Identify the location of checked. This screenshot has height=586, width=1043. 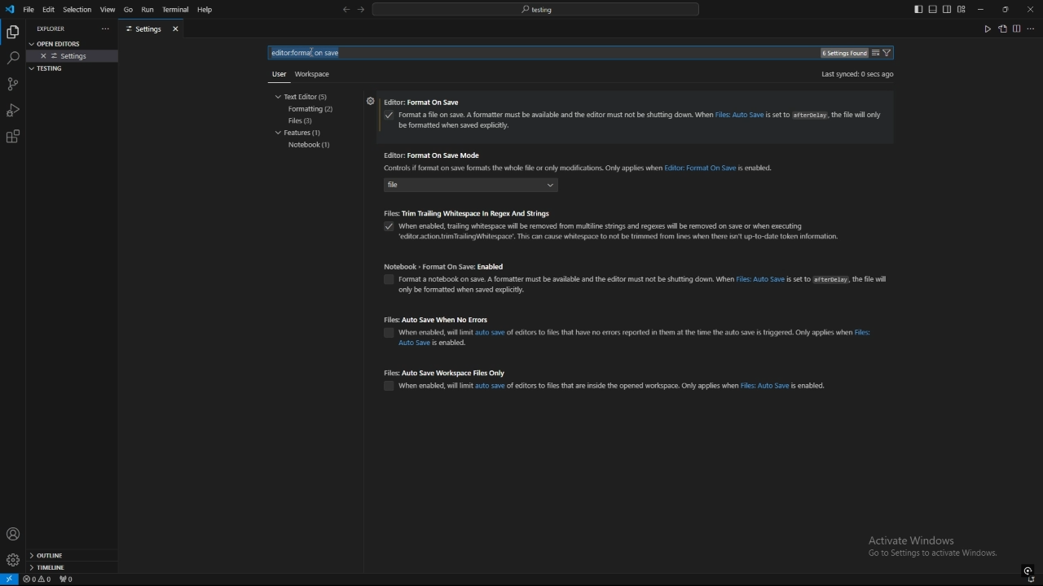
(389, 116).